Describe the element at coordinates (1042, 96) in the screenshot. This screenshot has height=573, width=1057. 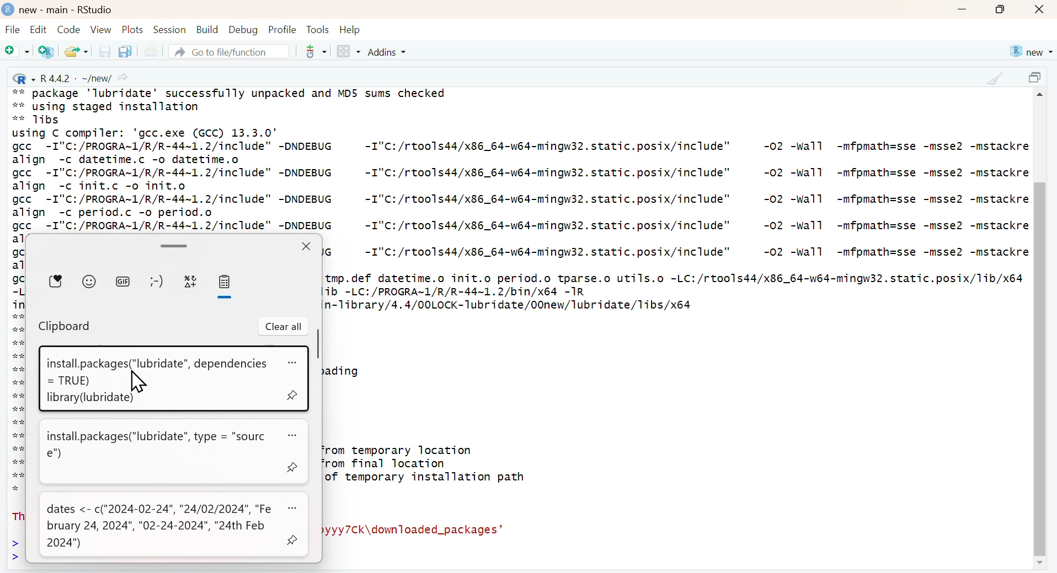
I see `scroll up` at that location.